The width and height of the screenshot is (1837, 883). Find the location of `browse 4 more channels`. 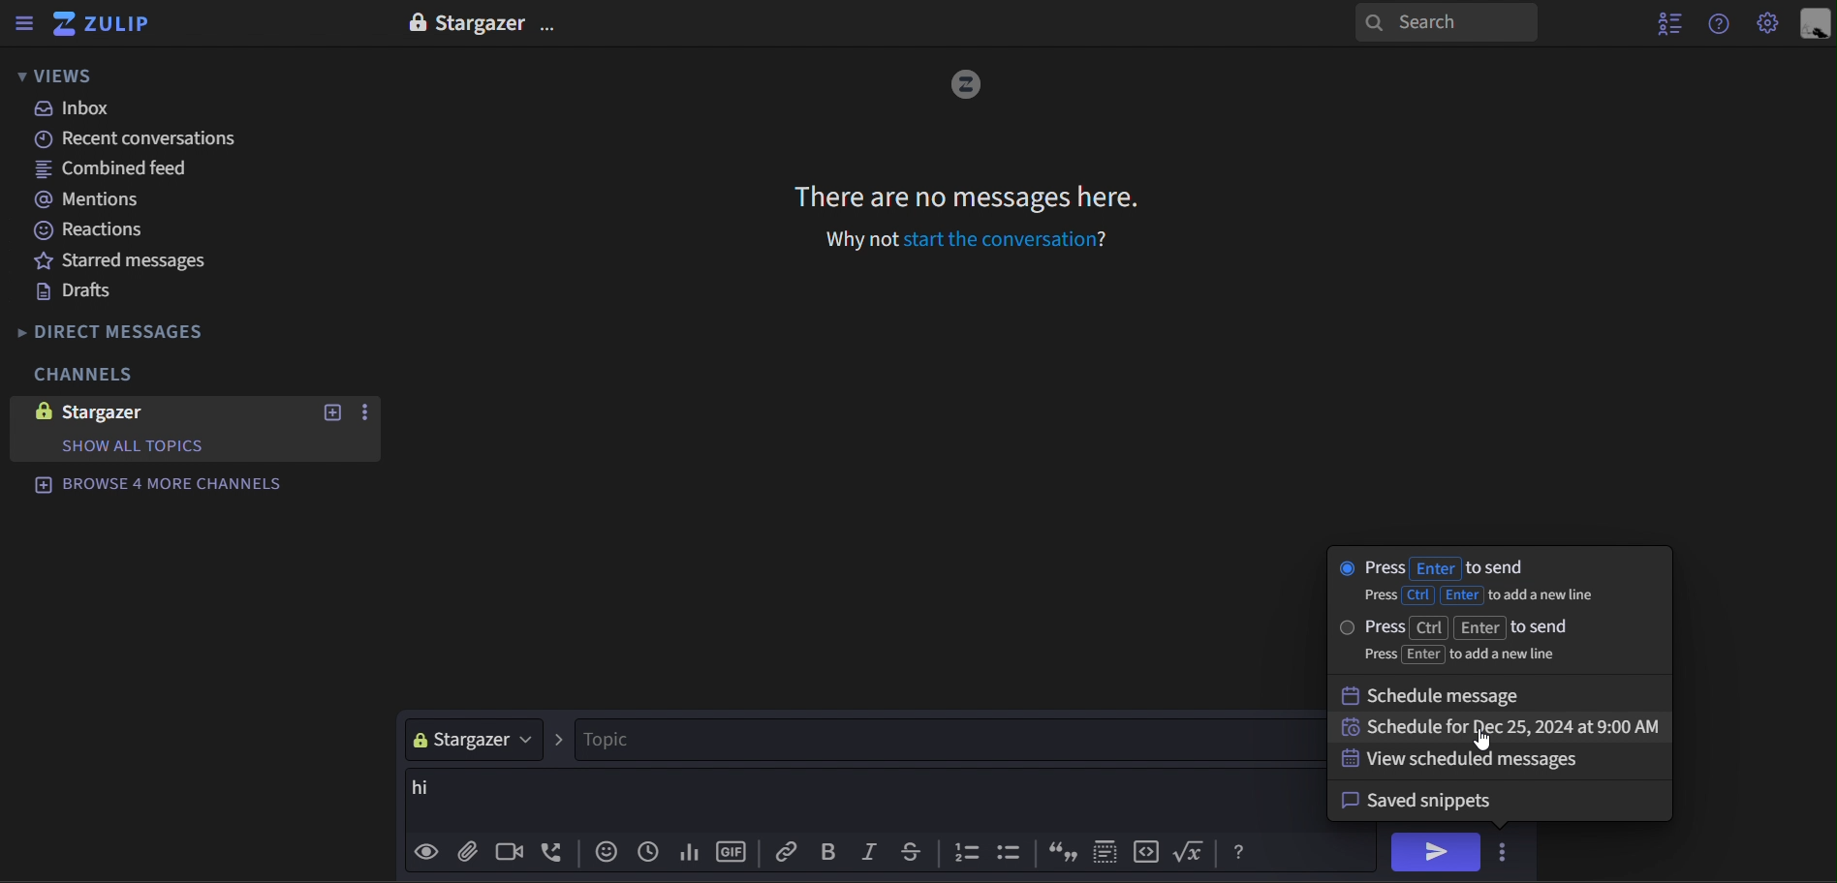

browse 4 more channels is located at coordinates (162, 485).